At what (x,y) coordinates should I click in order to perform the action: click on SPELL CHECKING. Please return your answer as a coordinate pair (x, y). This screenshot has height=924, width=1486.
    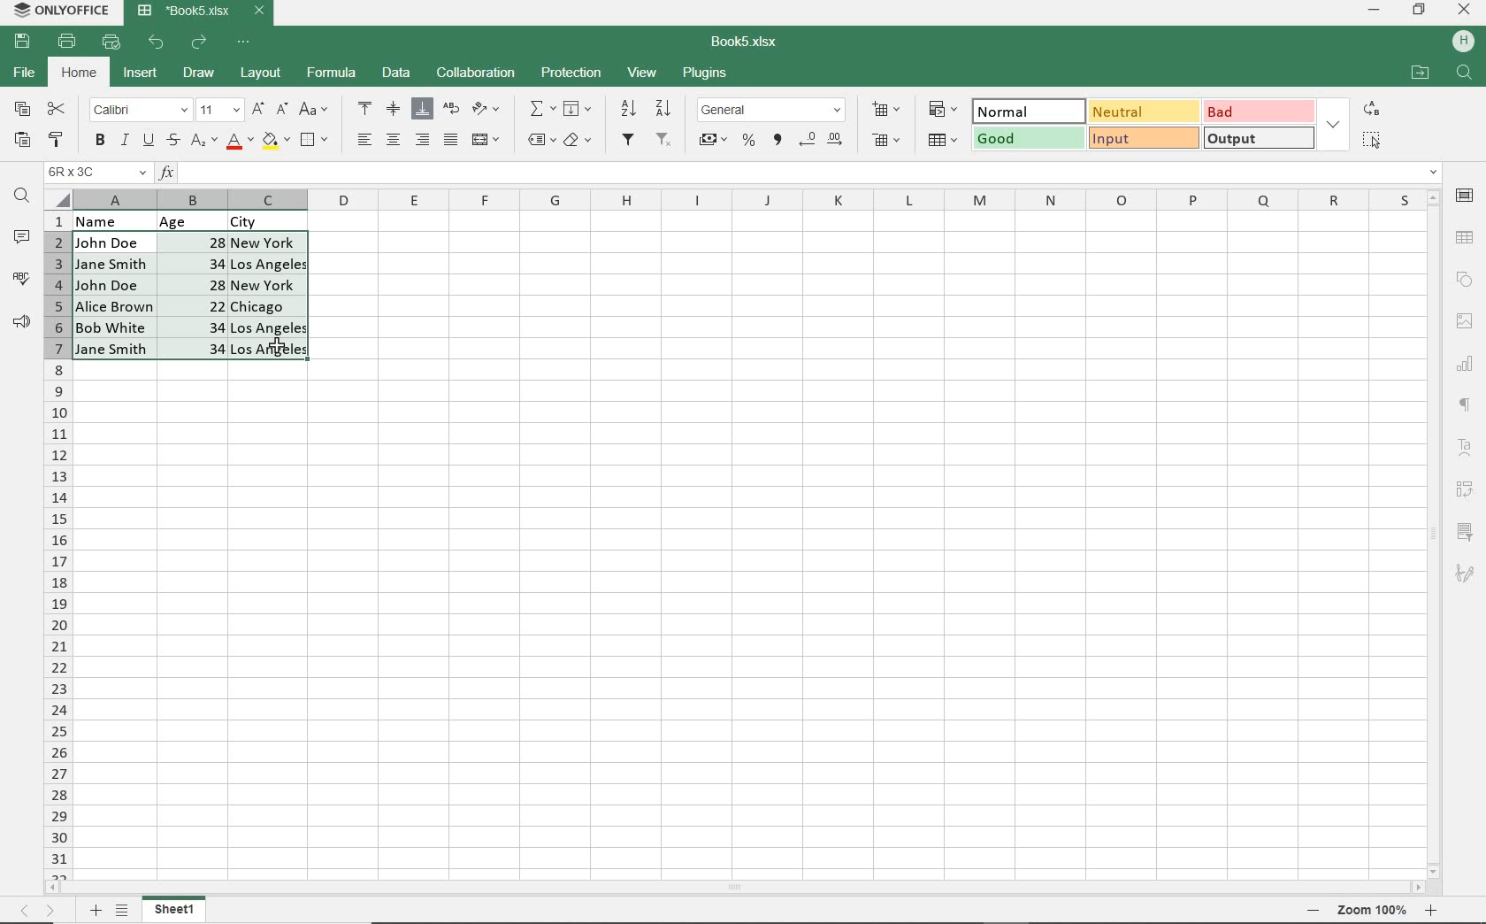
    Looking at the image, I should click on (21, 279).